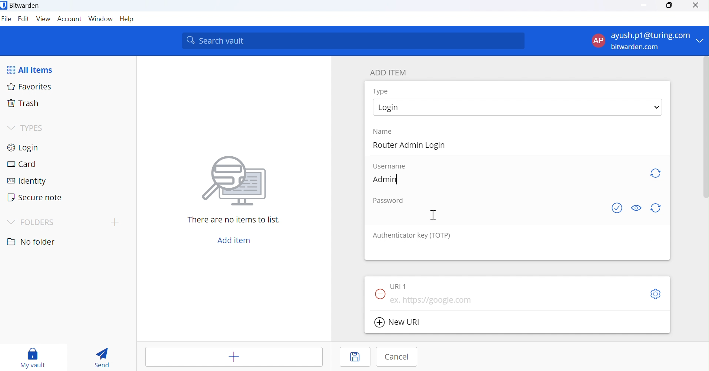 This screenshot has width=709, height=371. I want to click on Card, so click(22, 165).